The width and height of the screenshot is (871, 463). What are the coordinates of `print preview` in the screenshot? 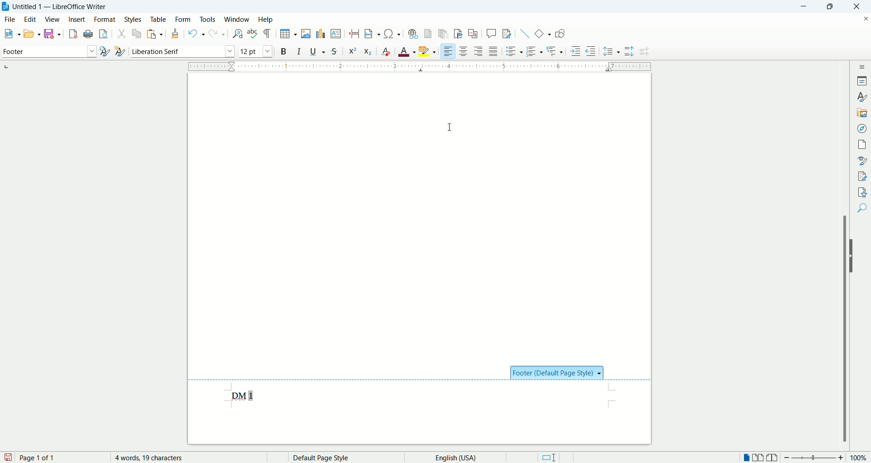 It's located at (104, 34).